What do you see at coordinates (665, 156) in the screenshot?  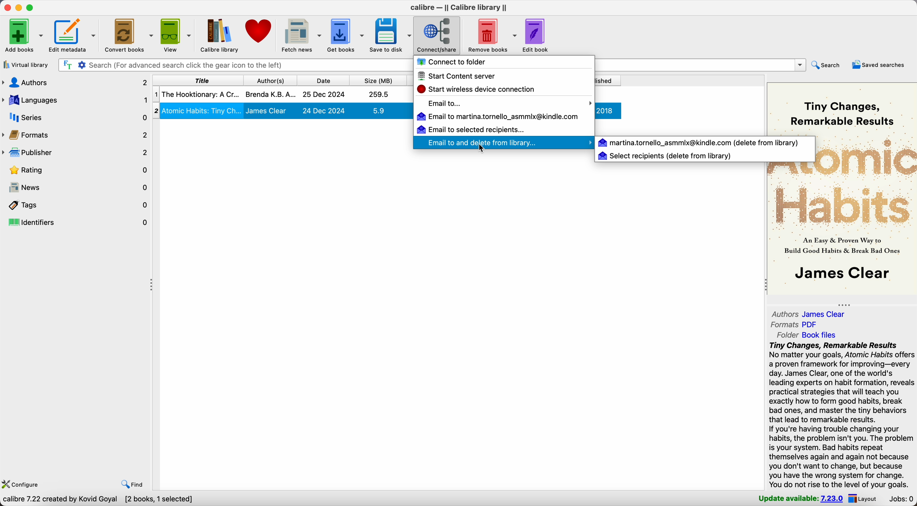 I see `selected recipients (deleted from library)` at bounding box center [665, 156].